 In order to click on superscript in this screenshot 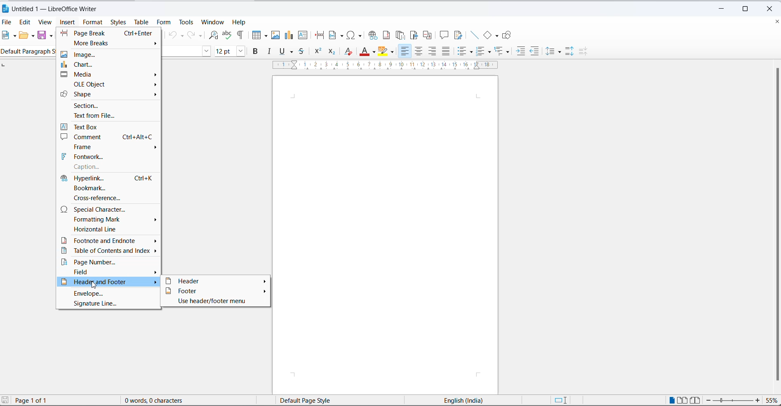, I will do `click(318, 51)`.